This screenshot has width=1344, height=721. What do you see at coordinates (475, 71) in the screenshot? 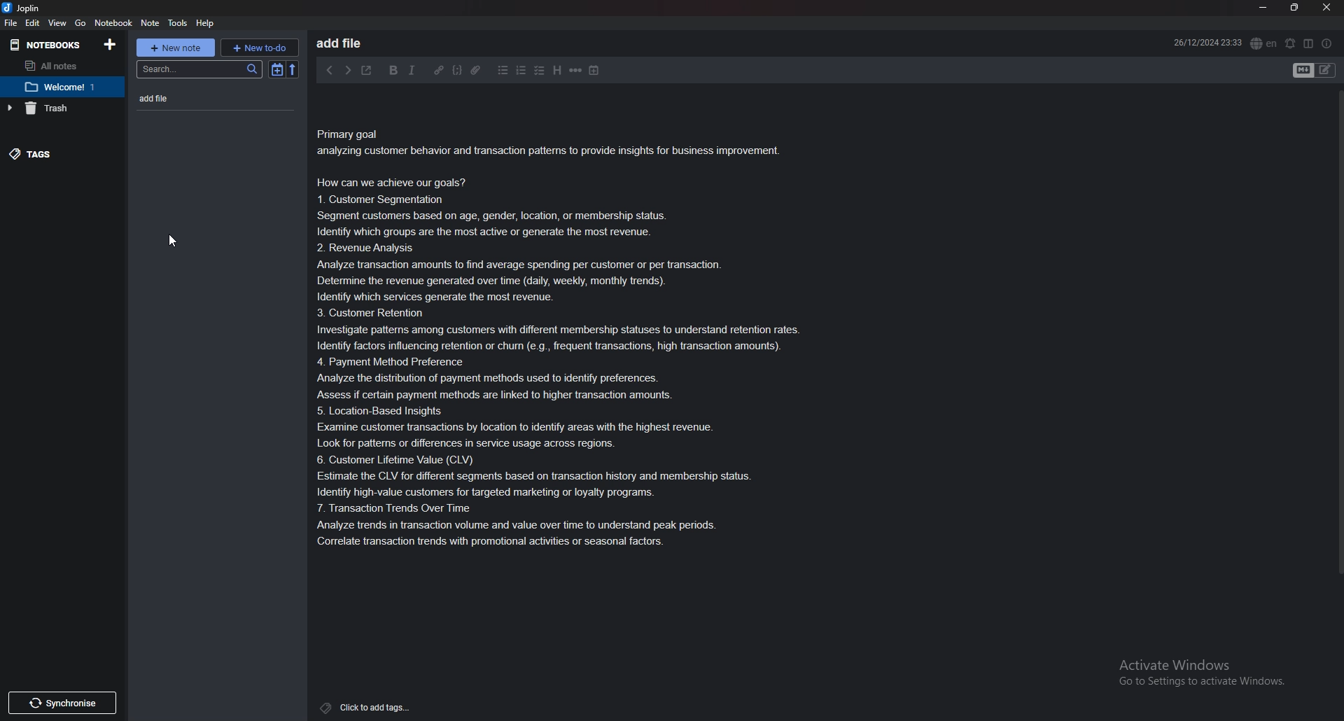
I see `Attachment` at bounding box center [475, 71].